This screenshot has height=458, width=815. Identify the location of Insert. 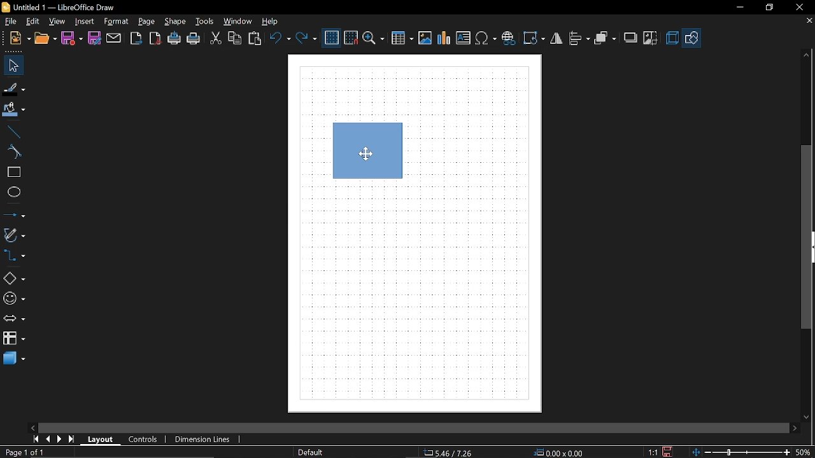
(84, 22).